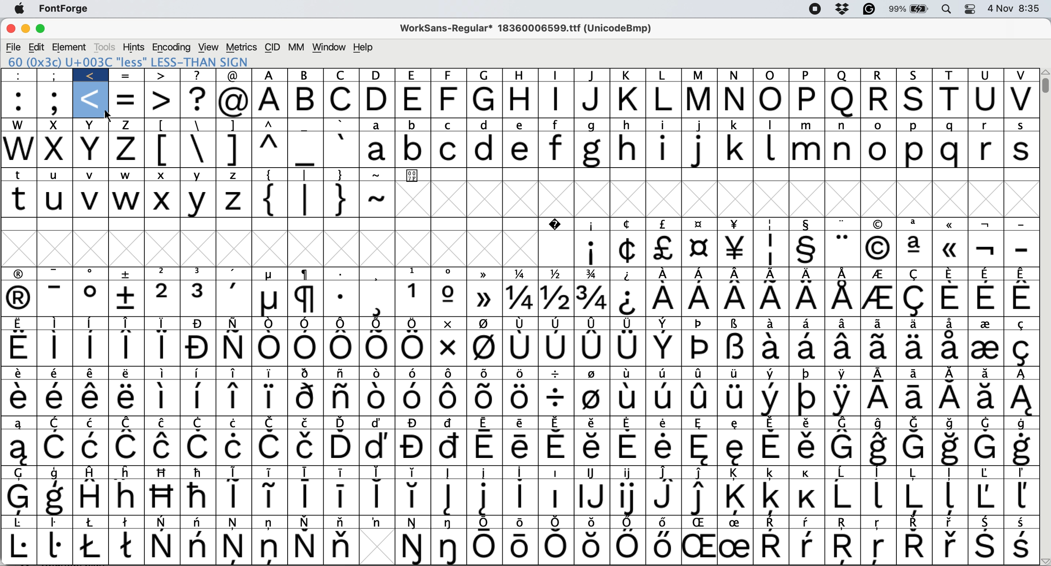  What do you see at coordinates (235, 472) in the screenshot?
I see `symbol` at bounding box center [235, 472].